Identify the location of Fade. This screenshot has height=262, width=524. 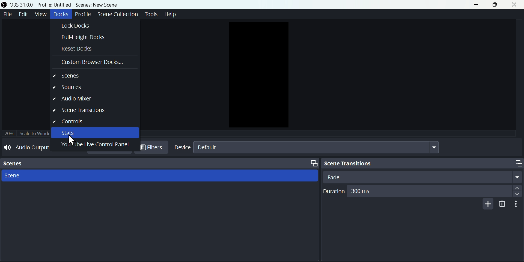
(422, 177).